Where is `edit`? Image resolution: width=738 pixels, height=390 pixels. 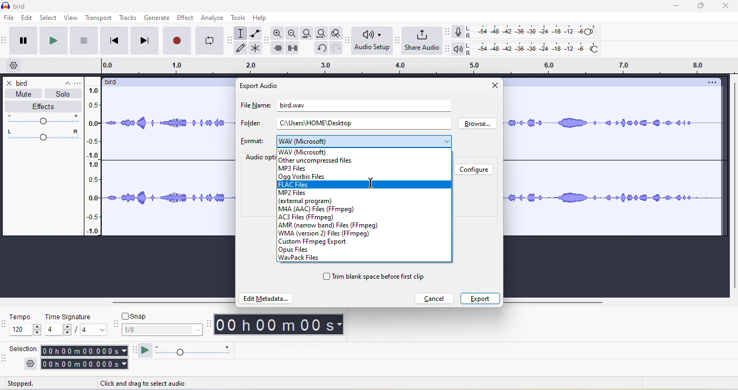
edit is located at coordinates (28, 18).